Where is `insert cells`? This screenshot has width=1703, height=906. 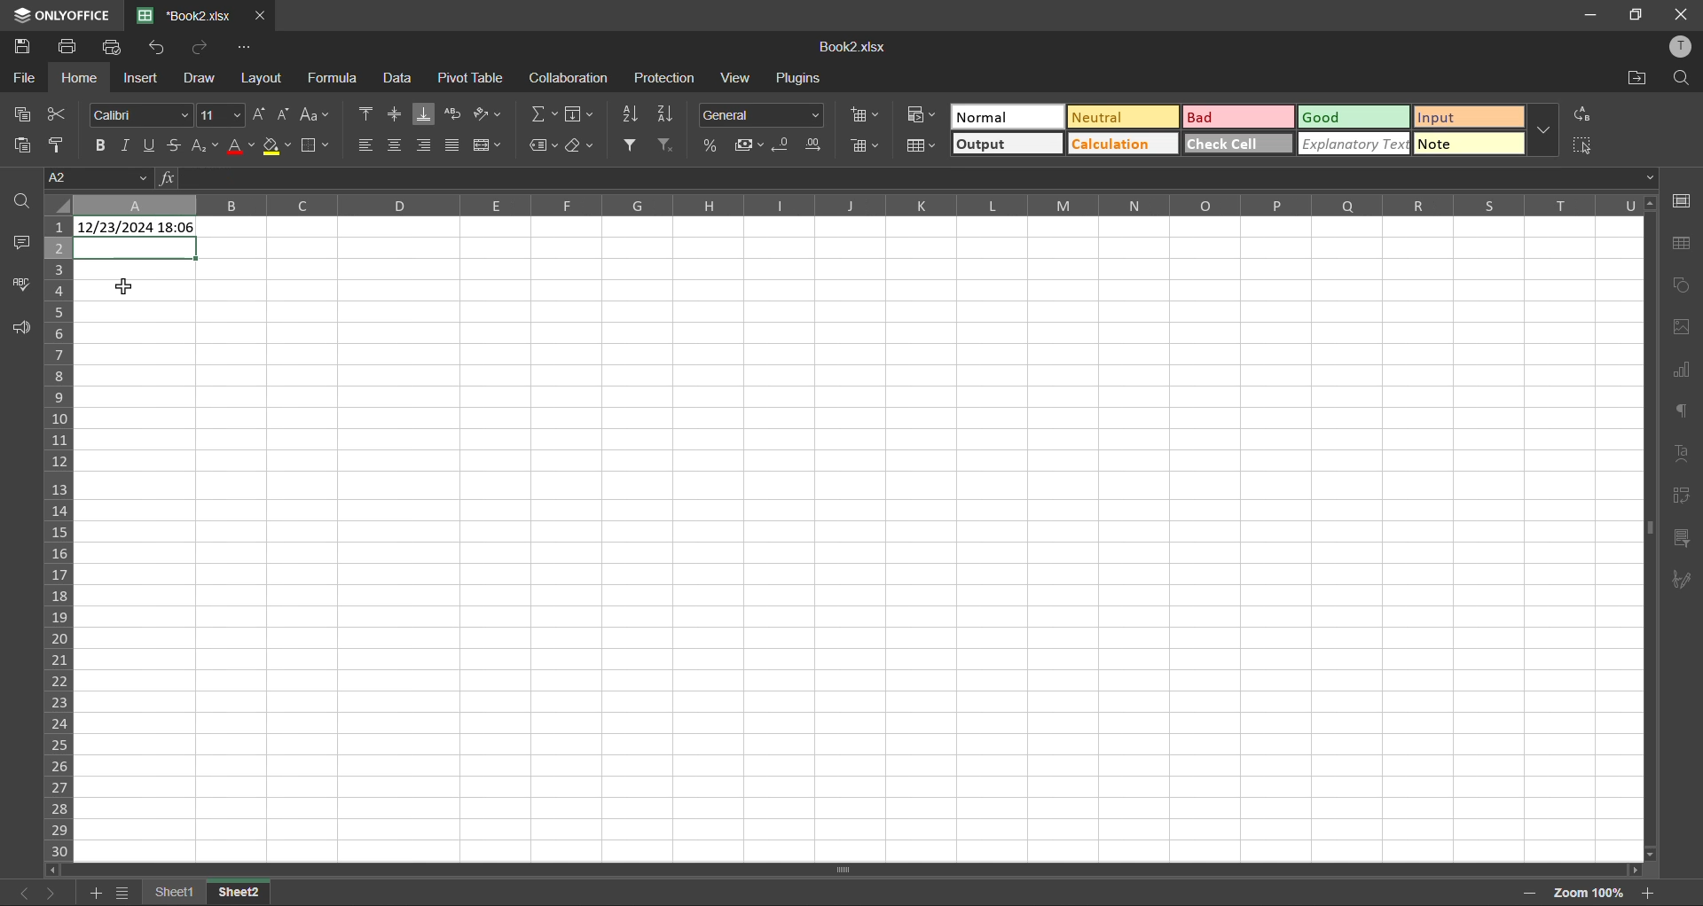 insert cells is located at coordinates (870, 116).